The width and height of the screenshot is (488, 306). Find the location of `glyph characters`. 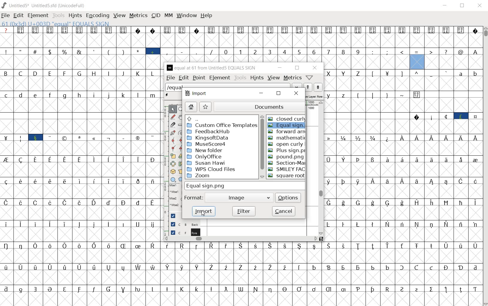

glyph characters is located at coordinates (322, 273).